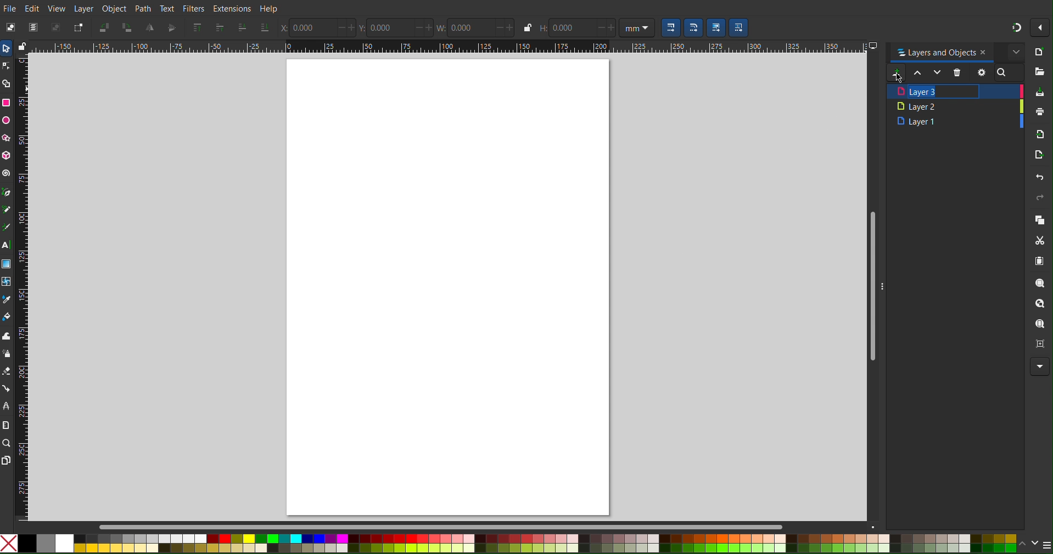  I want to click on Send selection one layer down, so click(242, 27).